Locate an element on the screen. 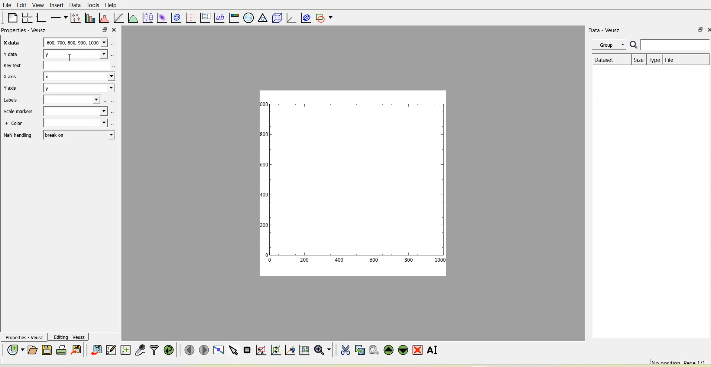  Capture remote data is located at coordinates (140, 350).